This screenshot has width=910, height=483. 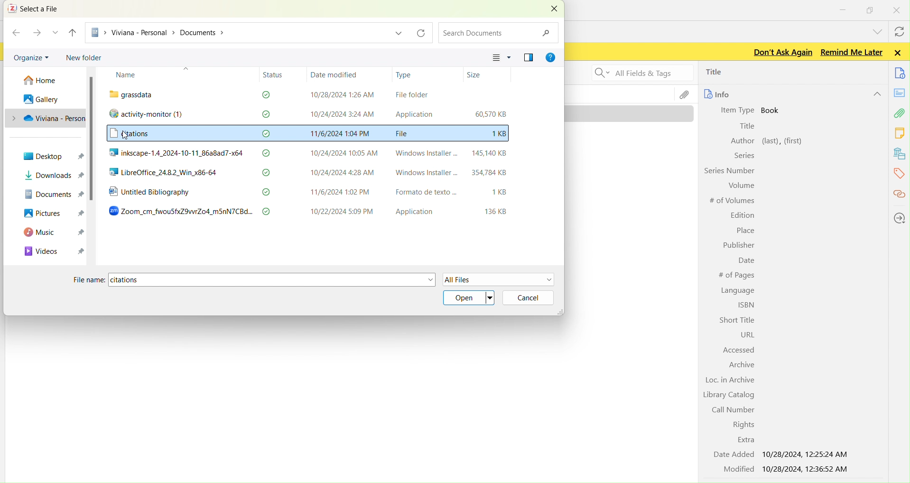 I want to click on Formato de texto ..., so click(x=425, y=192).